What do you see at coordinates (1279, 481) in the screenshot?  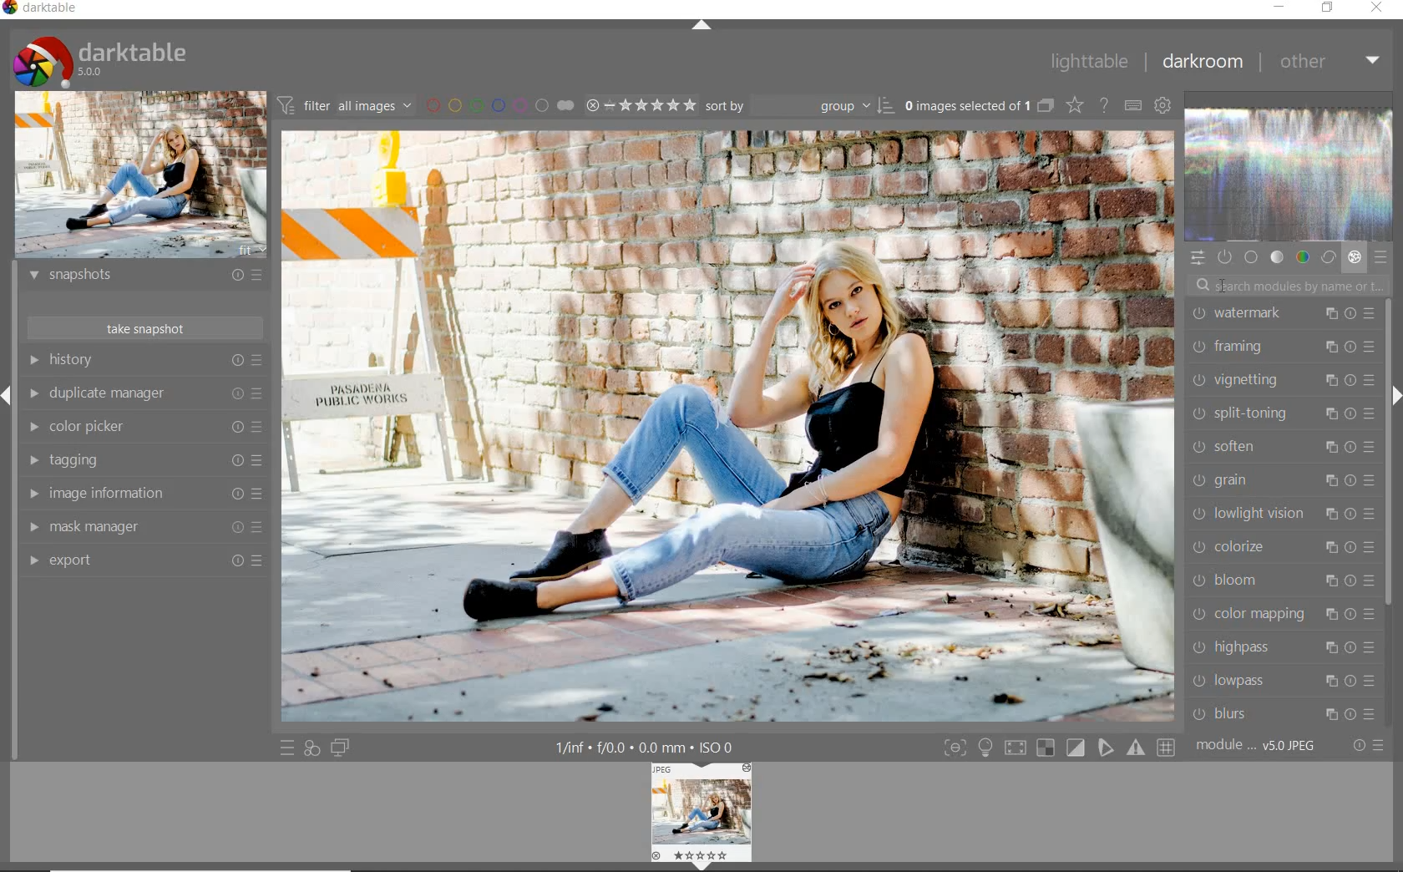 I see `grain` at bounding box center [1279, 481].